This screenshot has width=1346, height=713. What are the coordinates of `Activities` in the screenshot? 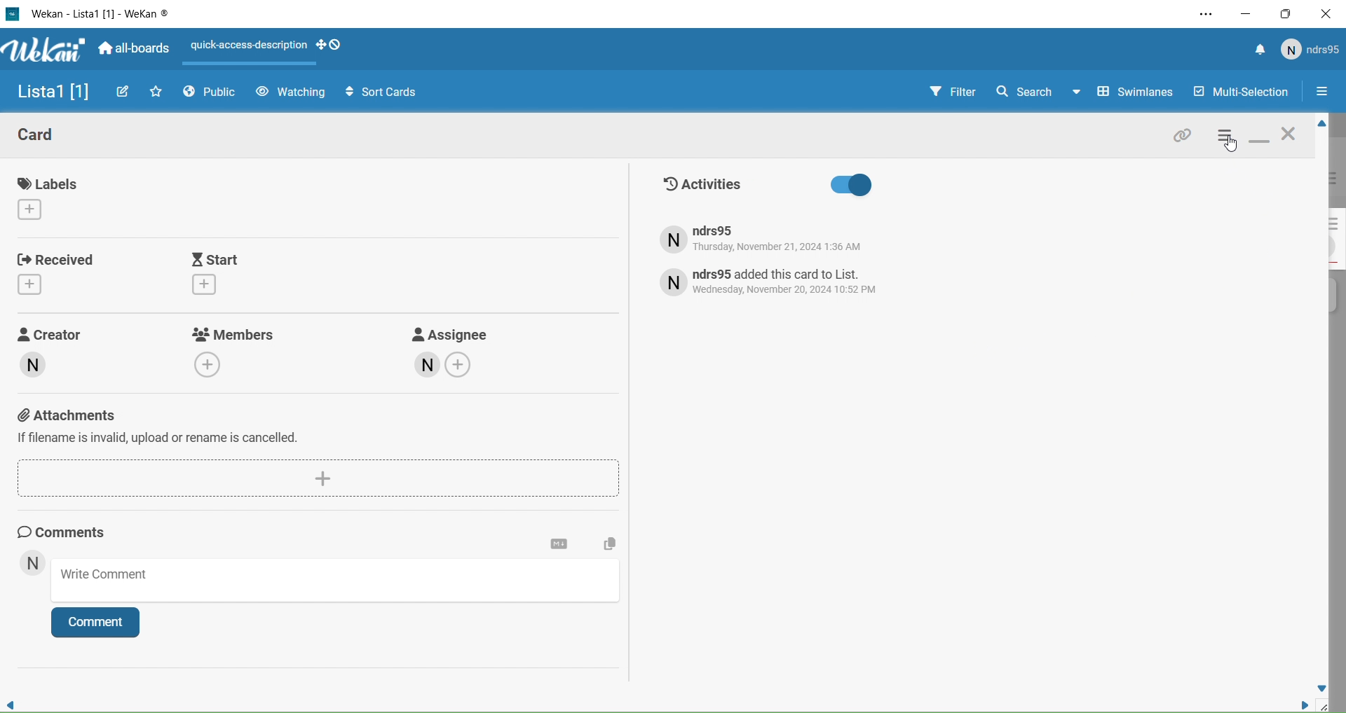 It's located at (820, 188).